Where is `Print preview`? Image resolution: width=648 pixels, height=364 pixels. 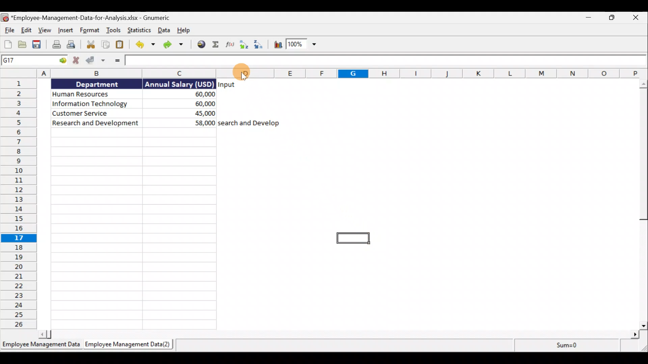
Print preview is located at coordinates (72, 45).